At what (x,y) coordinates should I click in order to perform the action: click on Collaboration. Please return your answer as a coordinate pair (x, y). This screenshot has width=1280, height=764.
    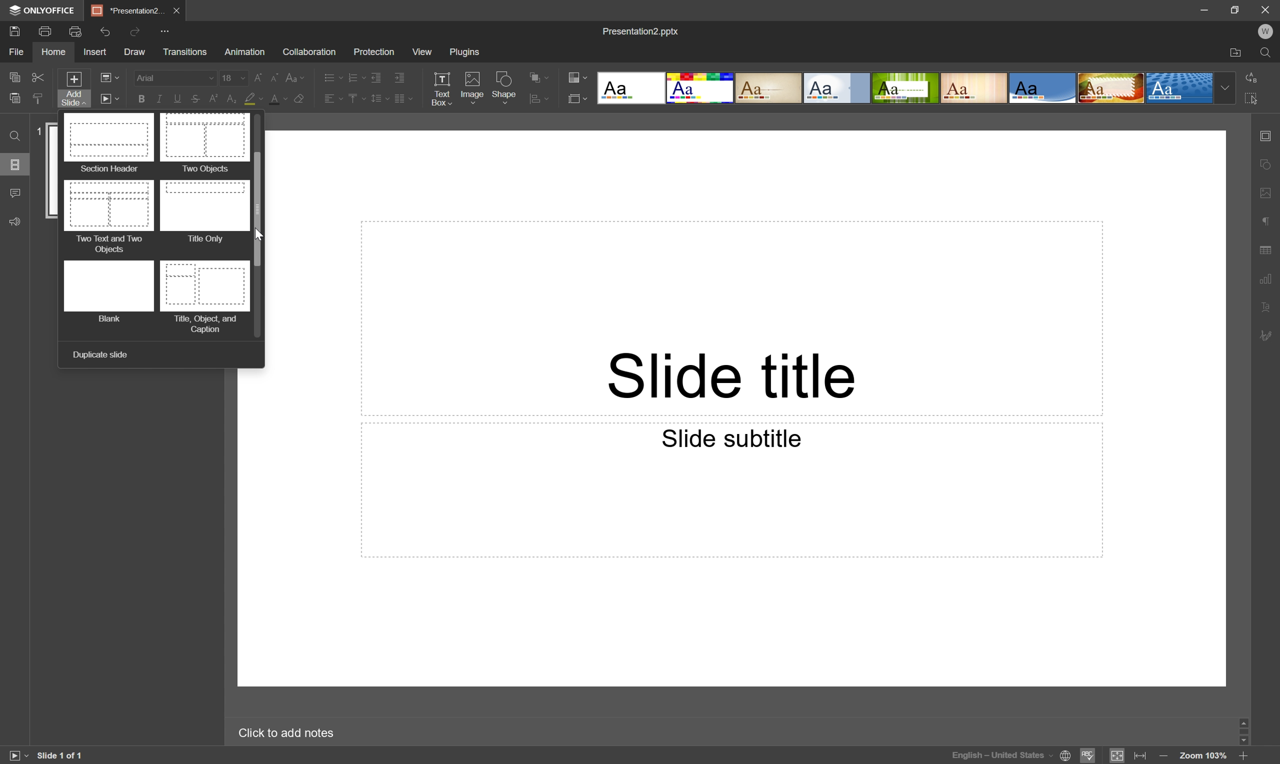
    Looking at the image, I should click on (310, 51).